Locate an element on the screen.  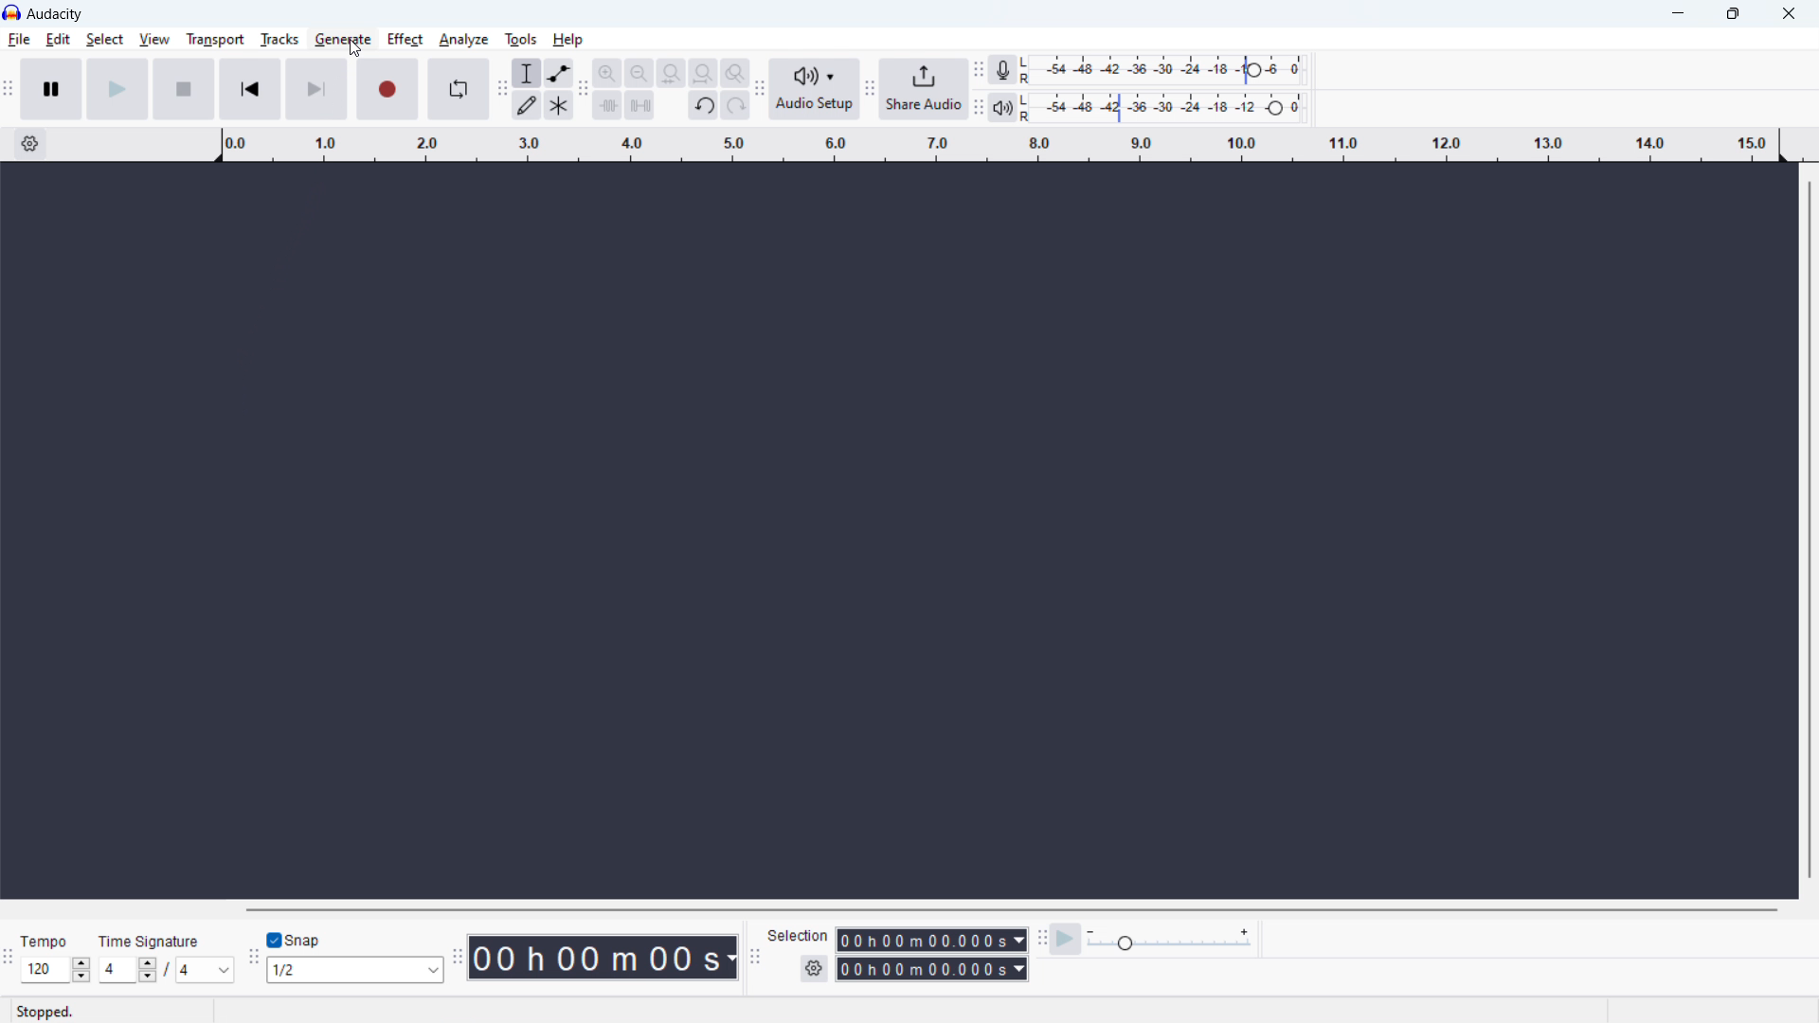
snapping toolbar is located at coordinates (252, 958).